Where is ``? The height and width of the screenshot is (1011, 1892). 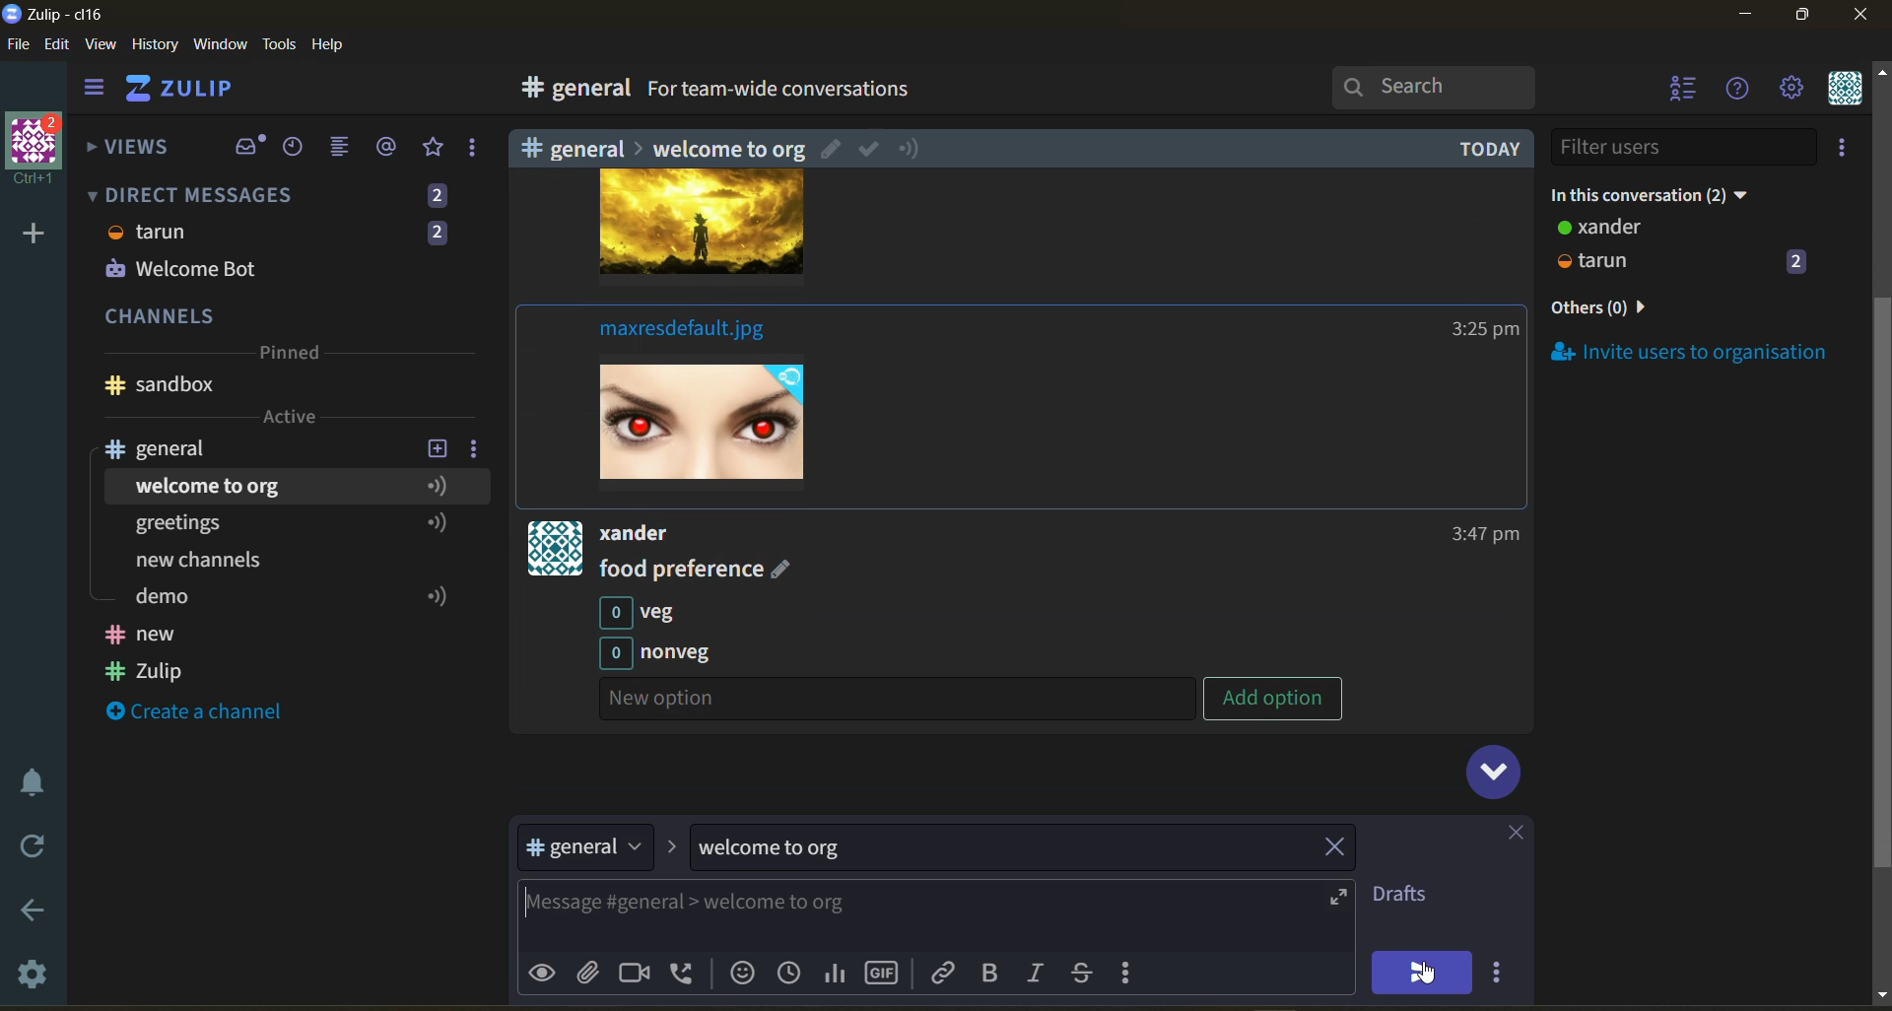  is located at coordinates (1482, 535).